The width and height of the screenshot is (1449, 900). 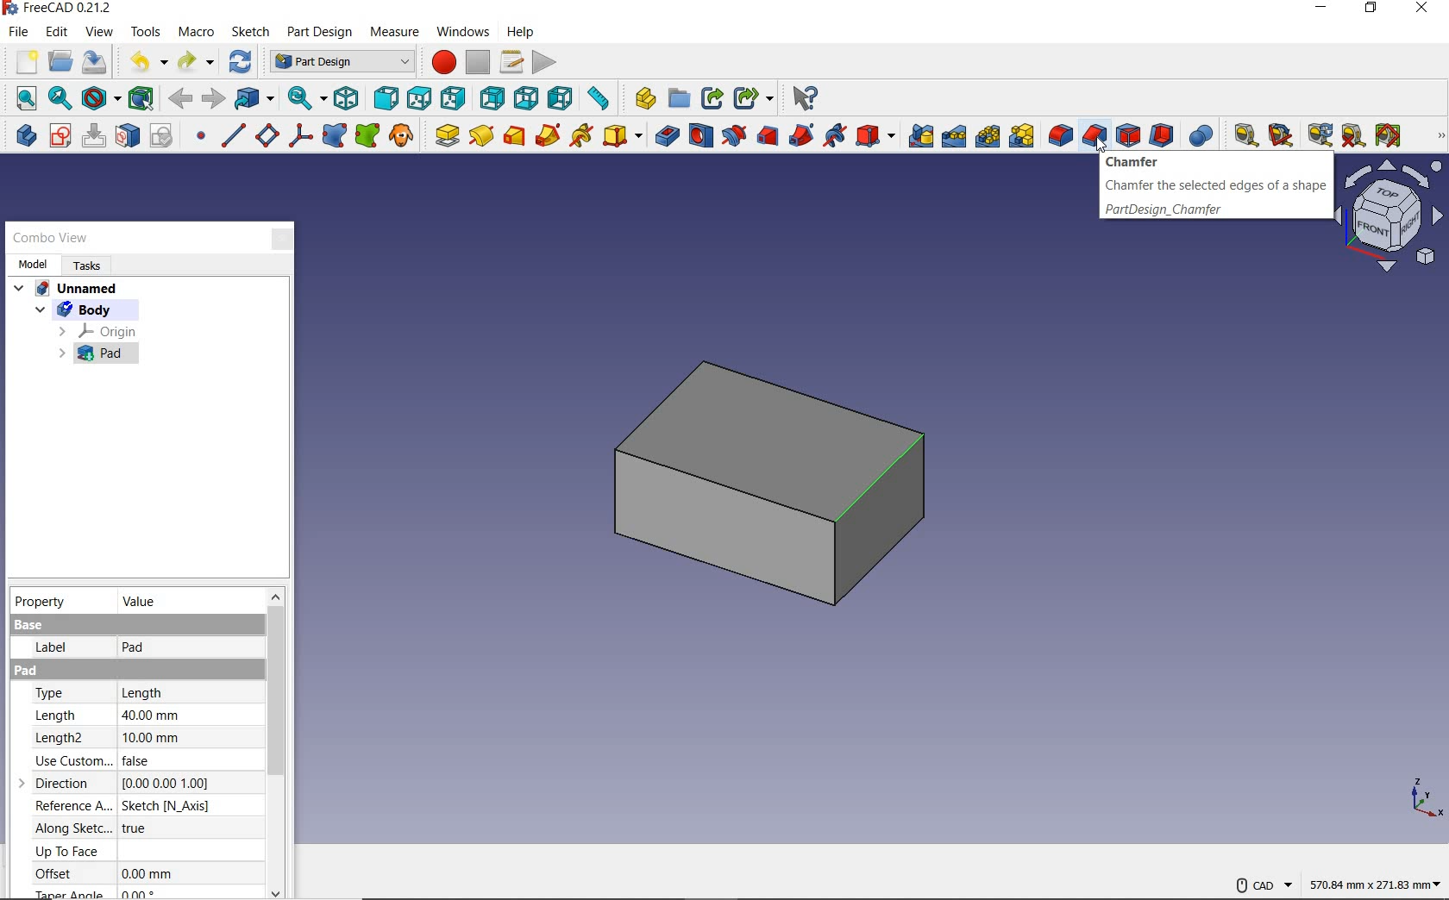 I want to click on sync view, so click(x=304, y=99).